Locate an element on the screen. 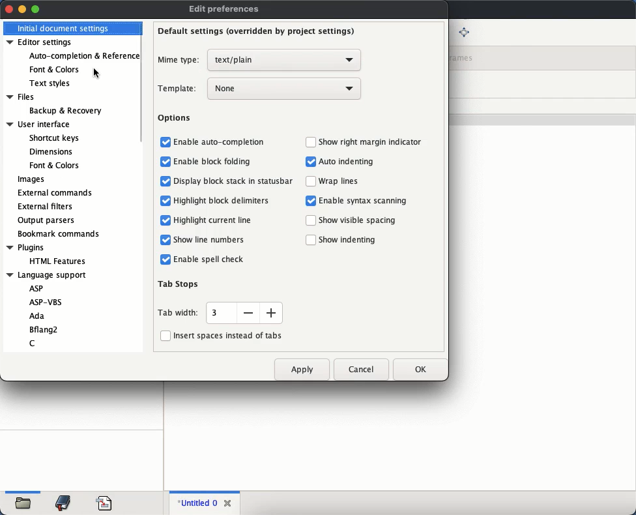 This screenshot has height=515, width=636. auto indenting is located at coordinates (339, 162).